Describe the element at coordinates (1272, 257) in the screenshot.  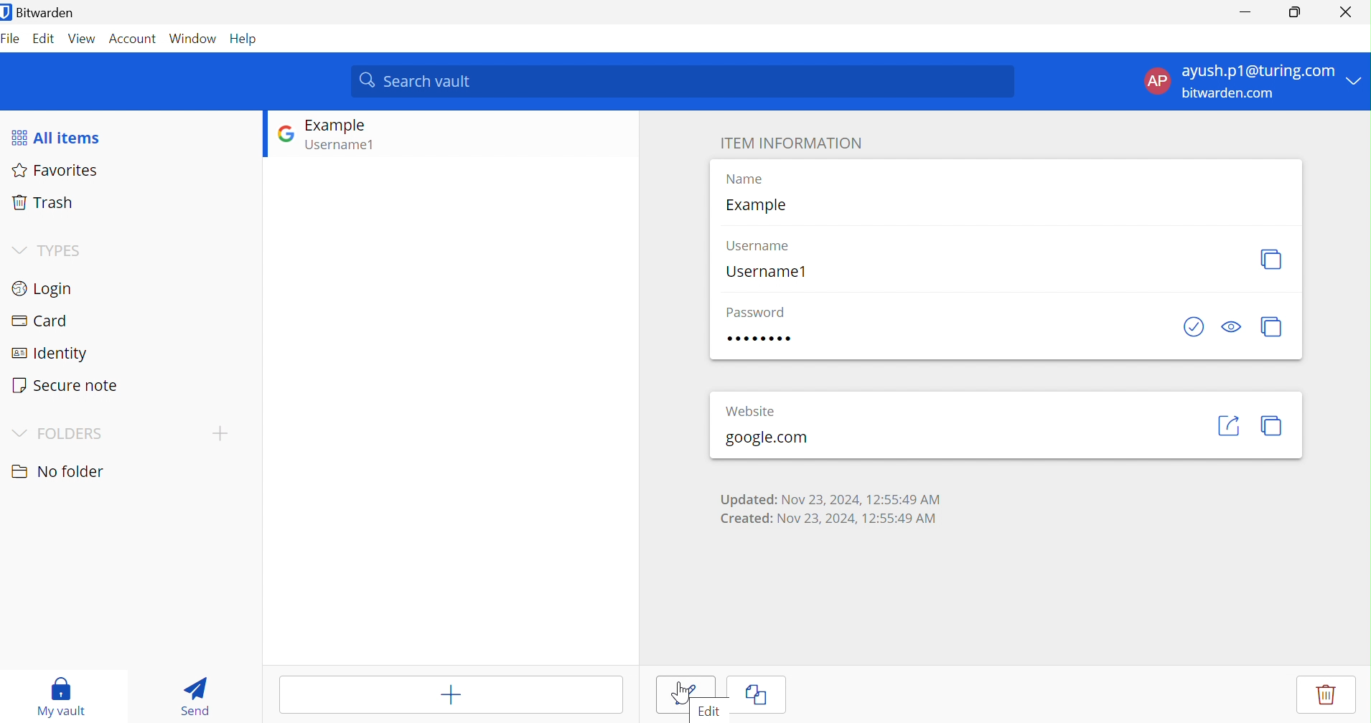
I see `Copy Username` at that location.